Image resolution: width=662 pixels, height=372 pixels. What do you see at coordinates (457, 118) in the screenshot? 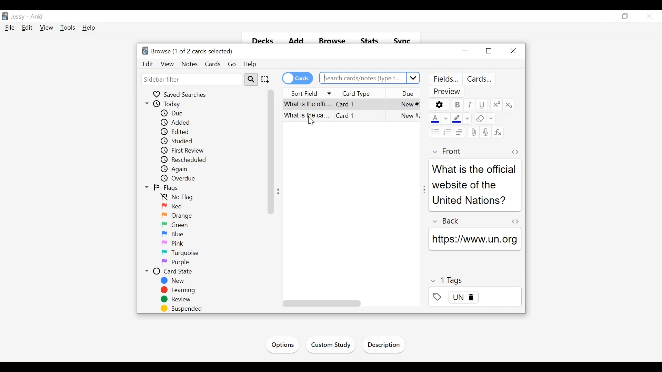
I see `Highlight color` at bounding box center [457, 118].